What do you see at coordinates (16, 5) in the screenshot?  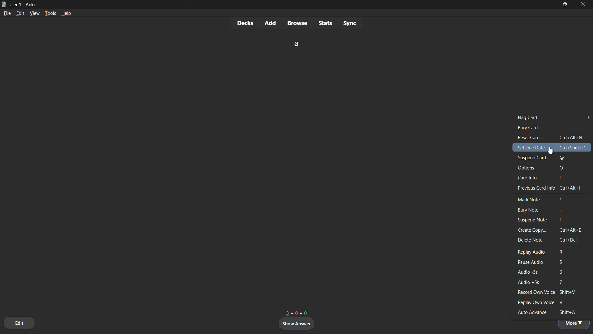 I see `user 1` at bounding box center [16, 5].